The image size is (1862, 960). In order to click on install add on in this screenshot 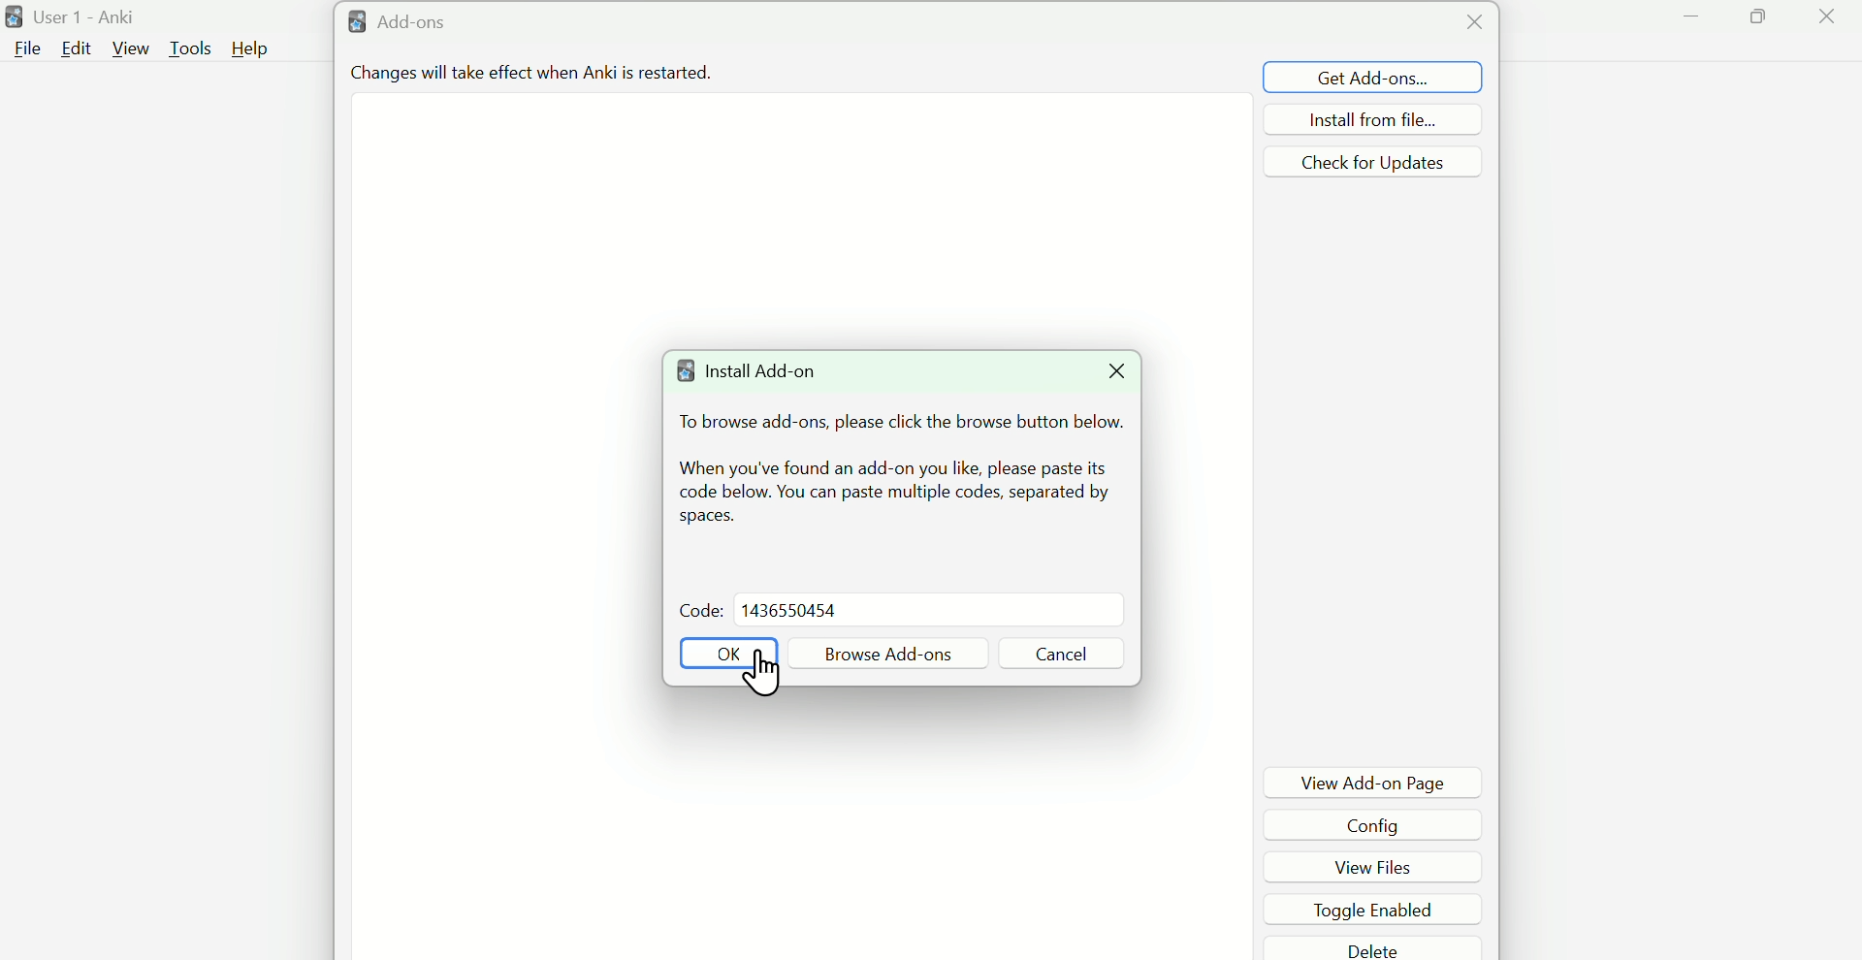, I will do `click(759, 375)`.